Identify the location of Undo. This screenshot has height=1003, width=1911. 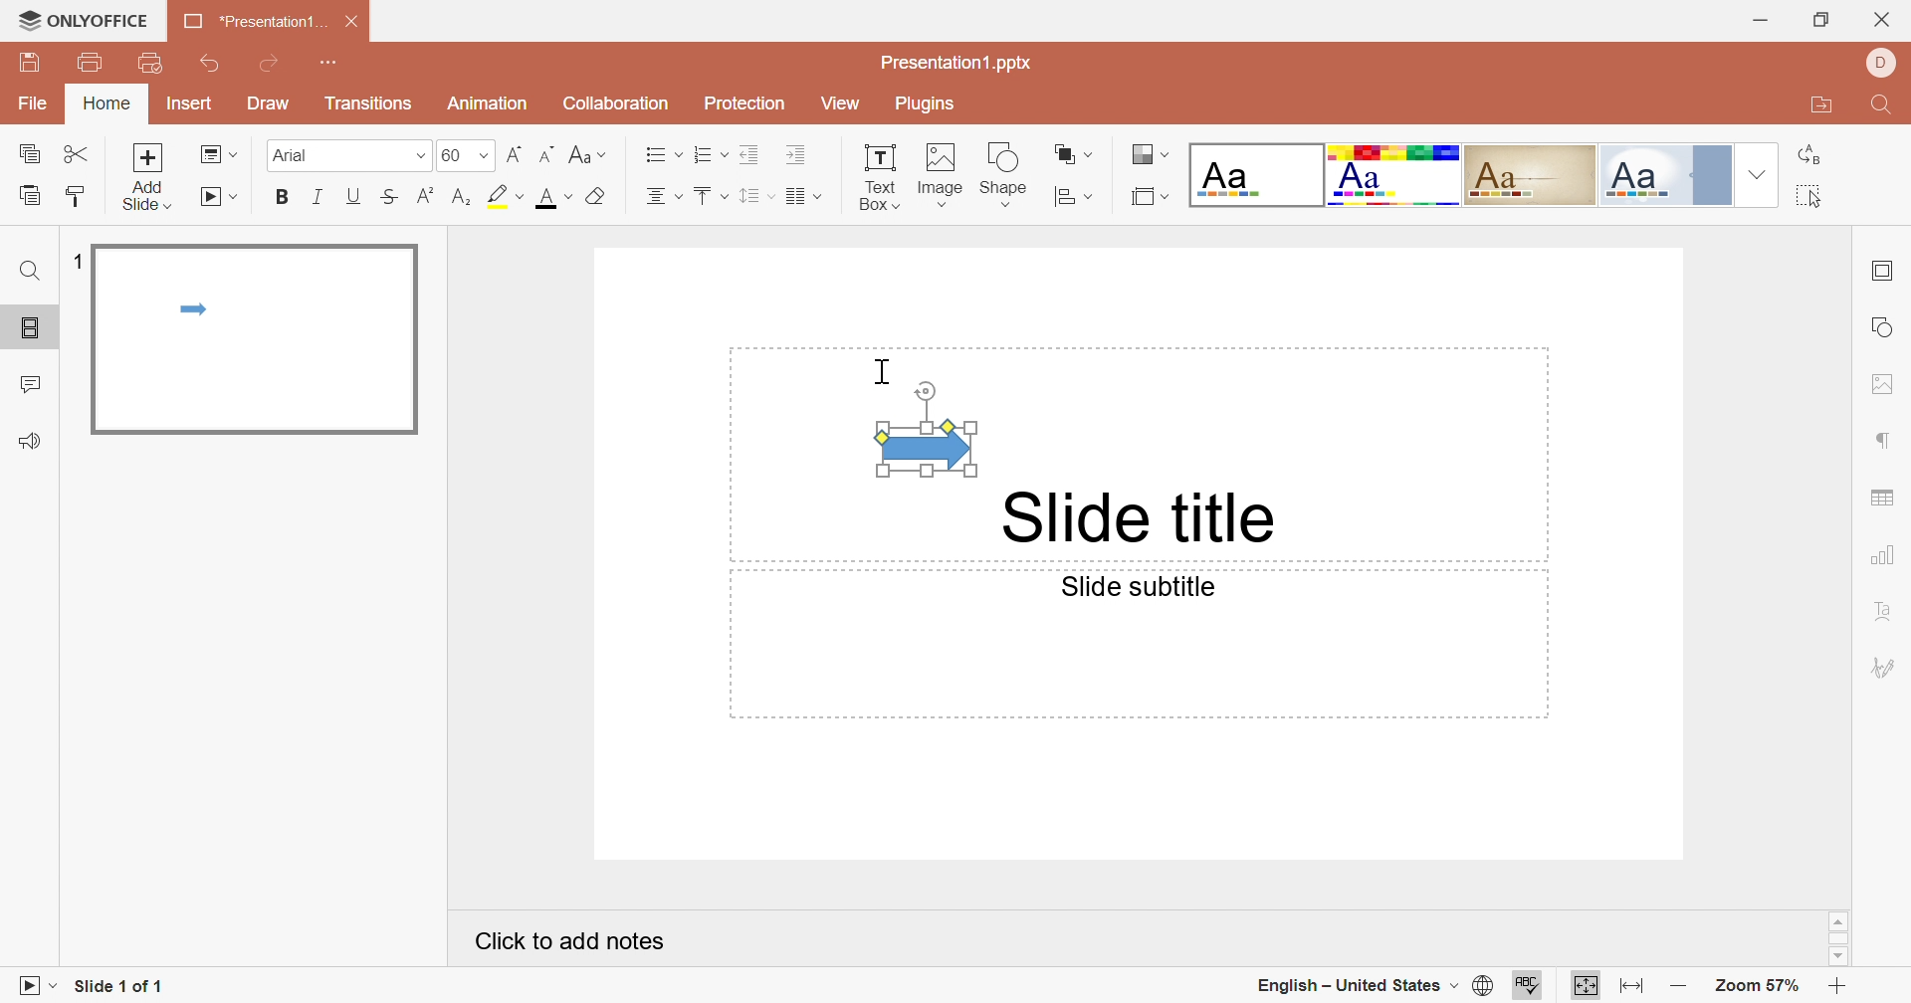
(213, 66).